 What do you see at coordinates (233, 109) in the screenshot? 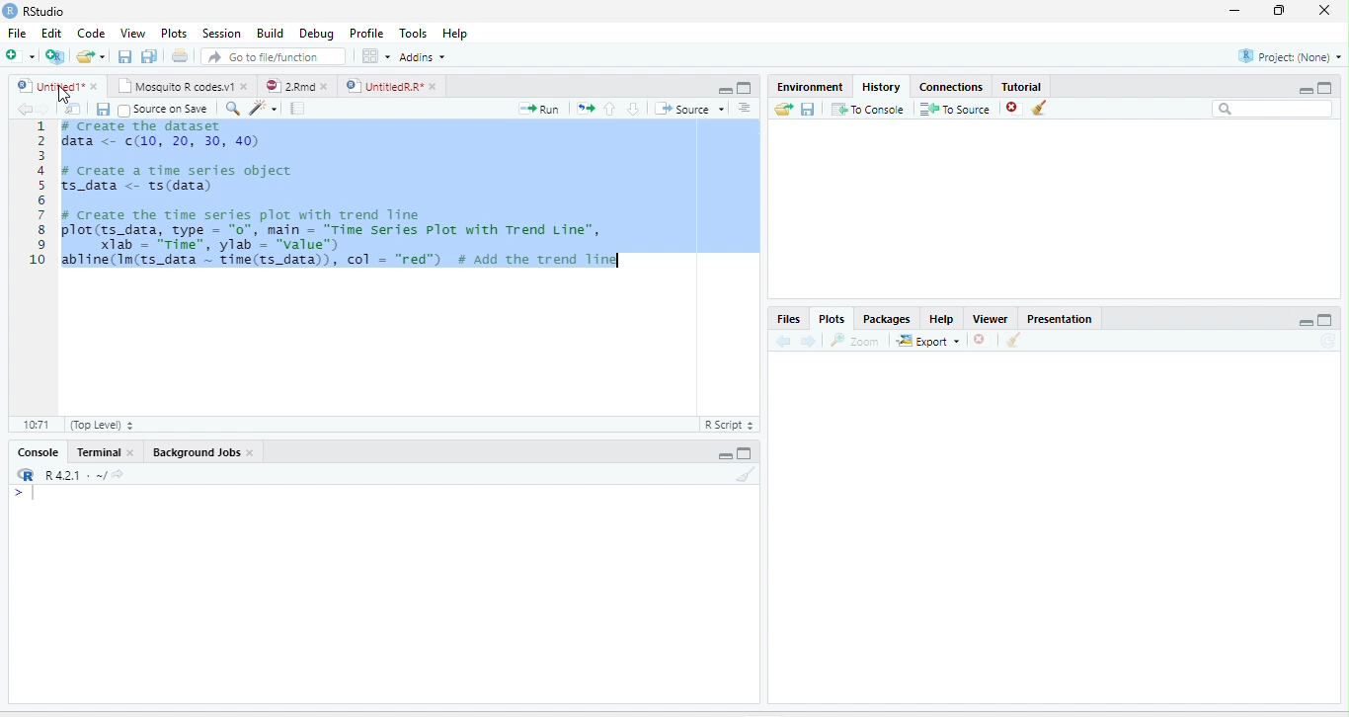
I see `Find/Replace` at bounding box center [233, 109].